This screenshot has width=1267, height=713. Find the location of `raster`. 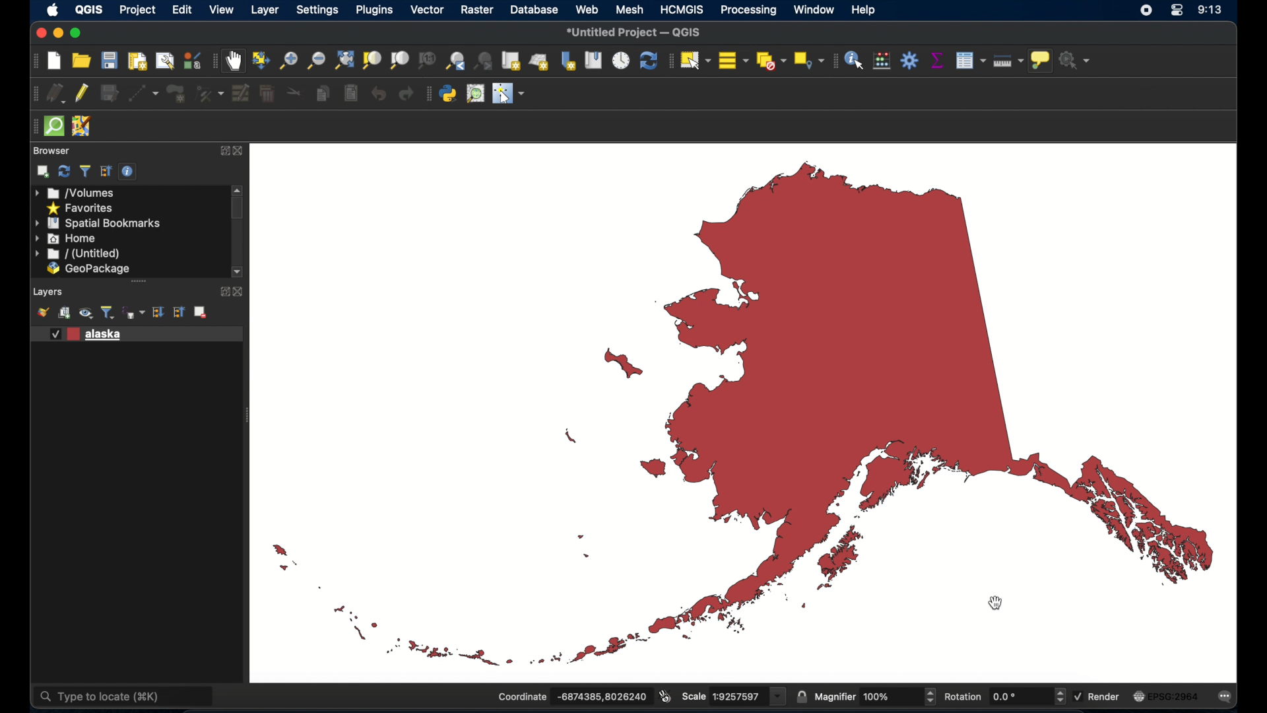

raster is located at coordinates (474, 11).